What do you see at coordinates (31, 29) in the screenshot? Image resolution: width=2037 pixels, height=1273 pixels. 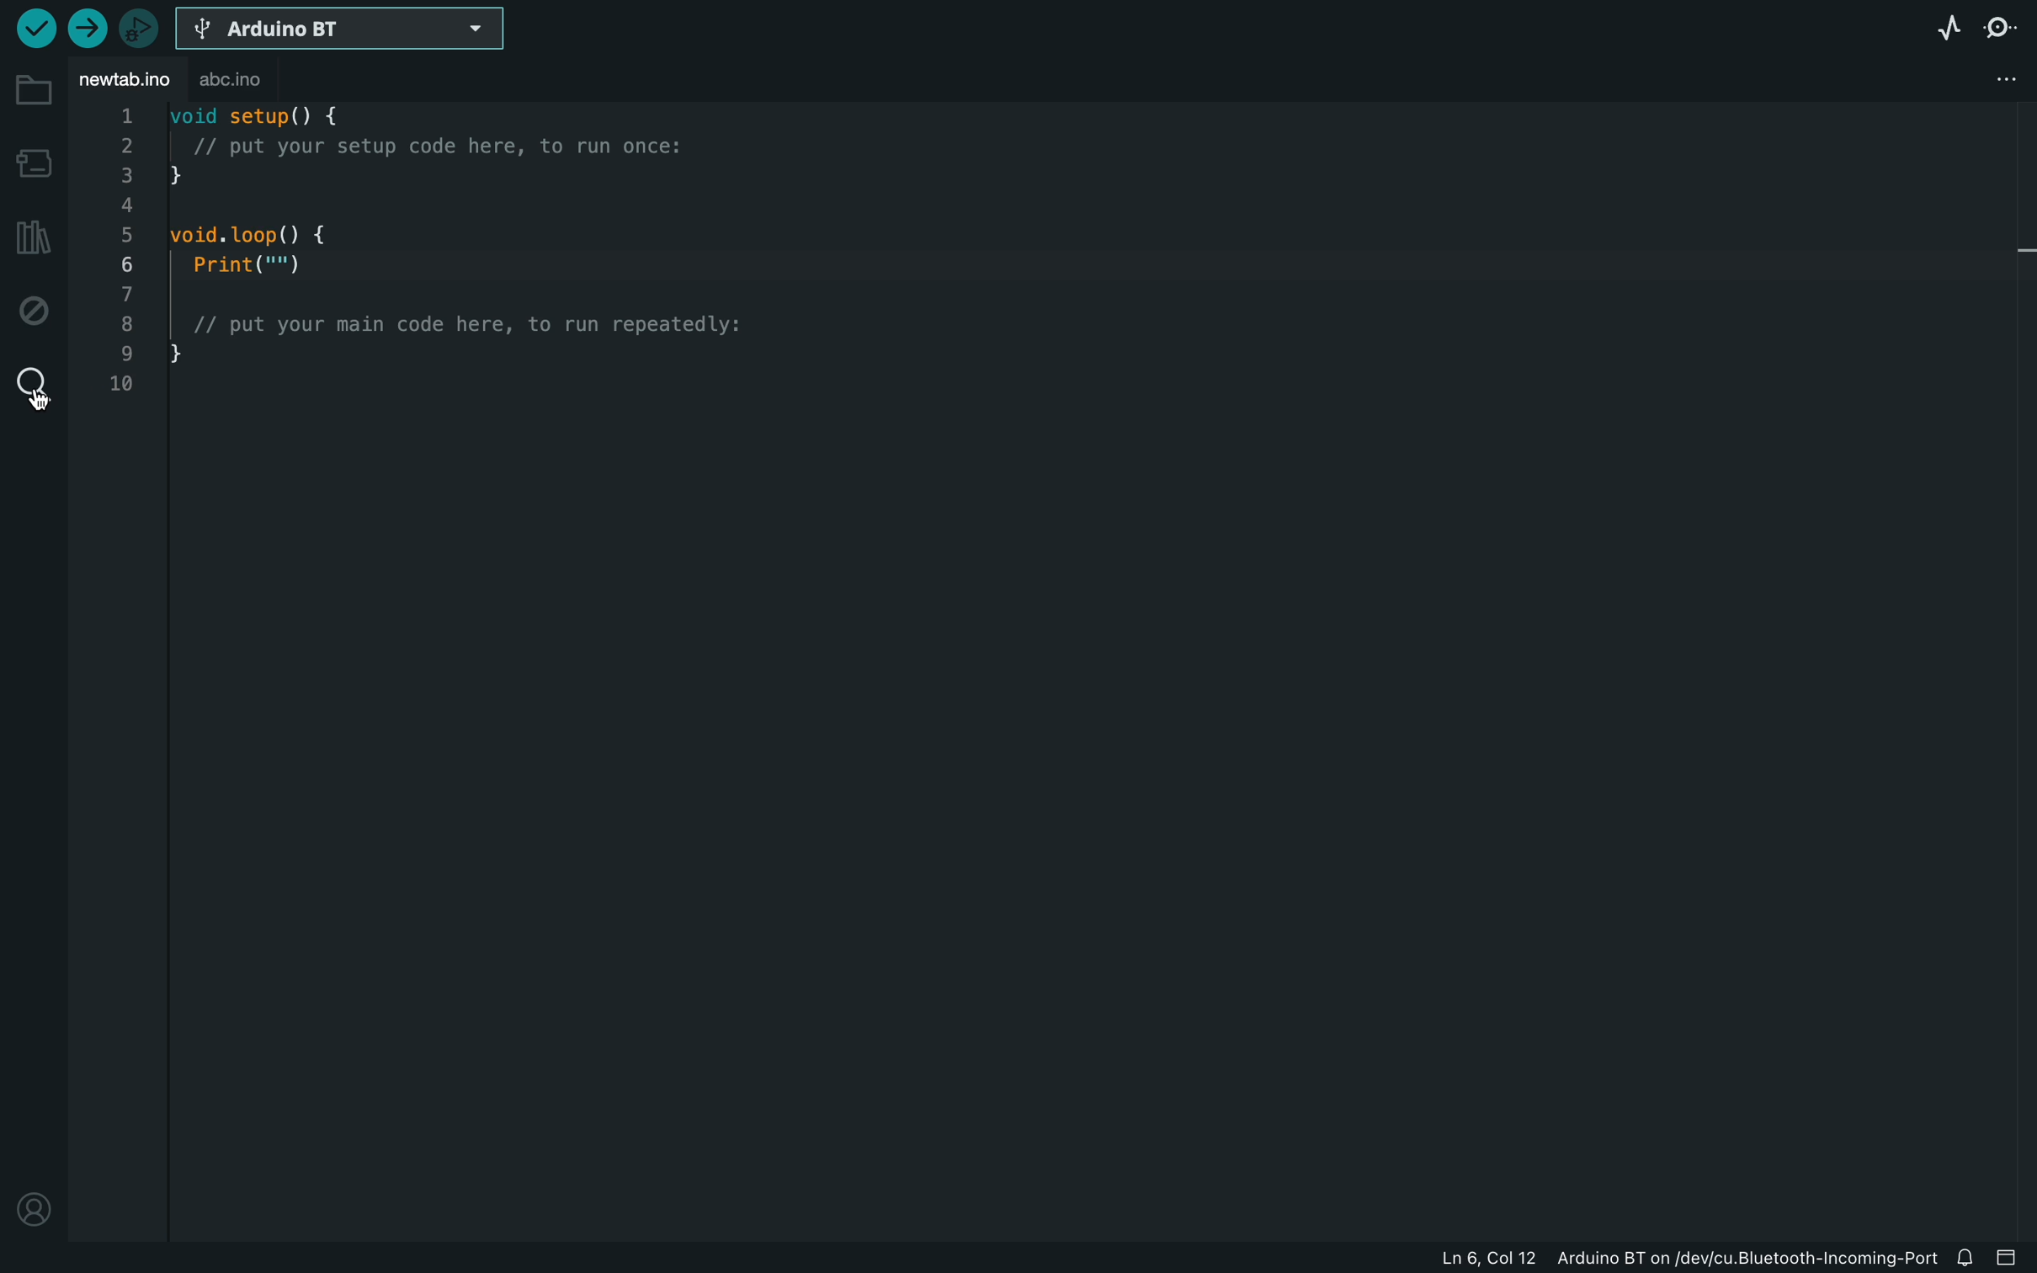 I see `verify` at bounding box center [31, 29].